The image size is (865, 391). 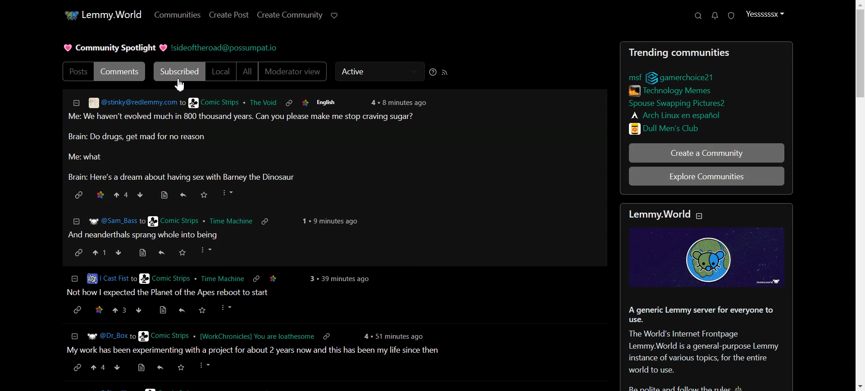 What do you see at coordinates (183, 195) in the screenshot?
I see `share` at bounding box center [183, 195].